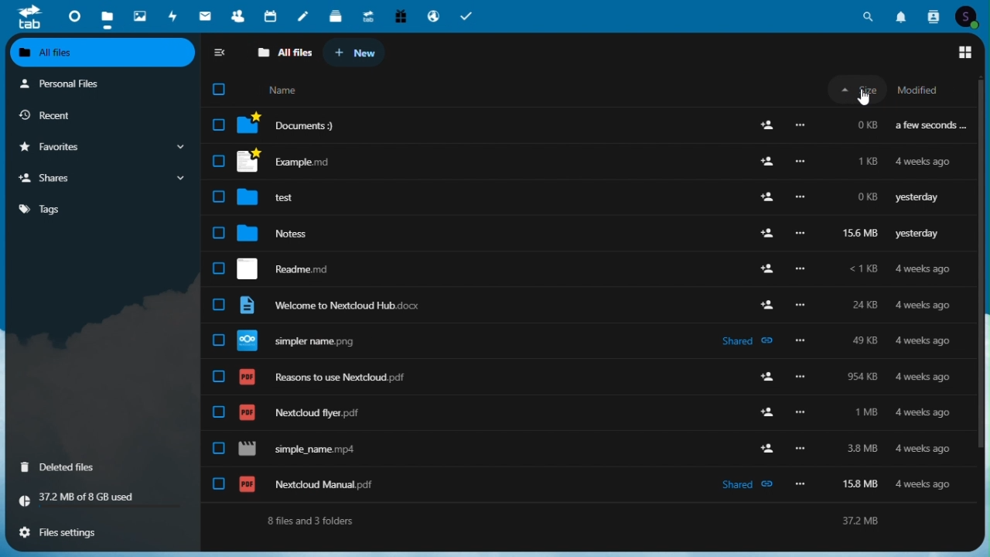  Describe the element at coordinates (467, 14) in the screenshot. I see `Tasks` at that location.